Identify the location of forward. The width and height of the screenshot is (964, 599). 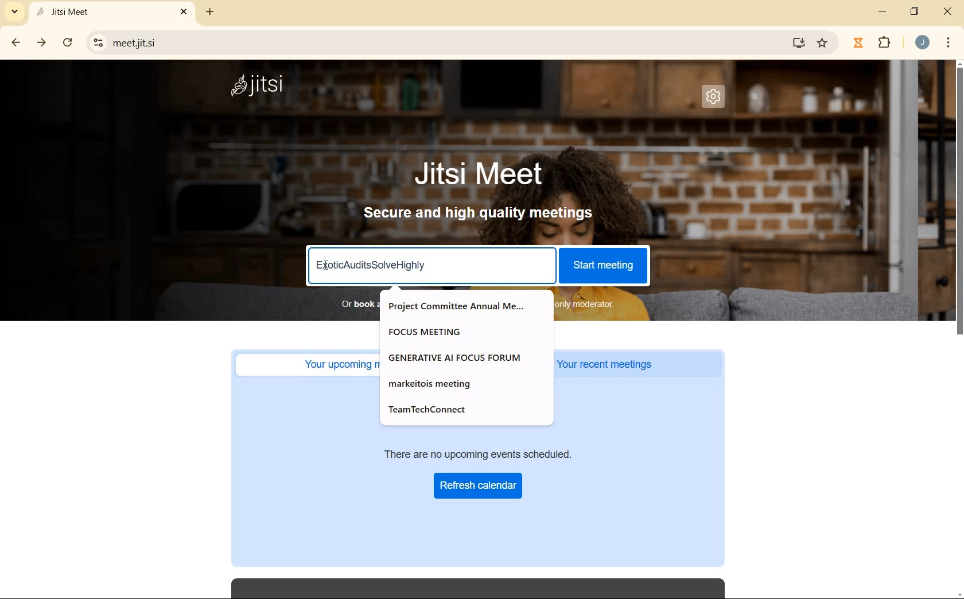
(42, 43).